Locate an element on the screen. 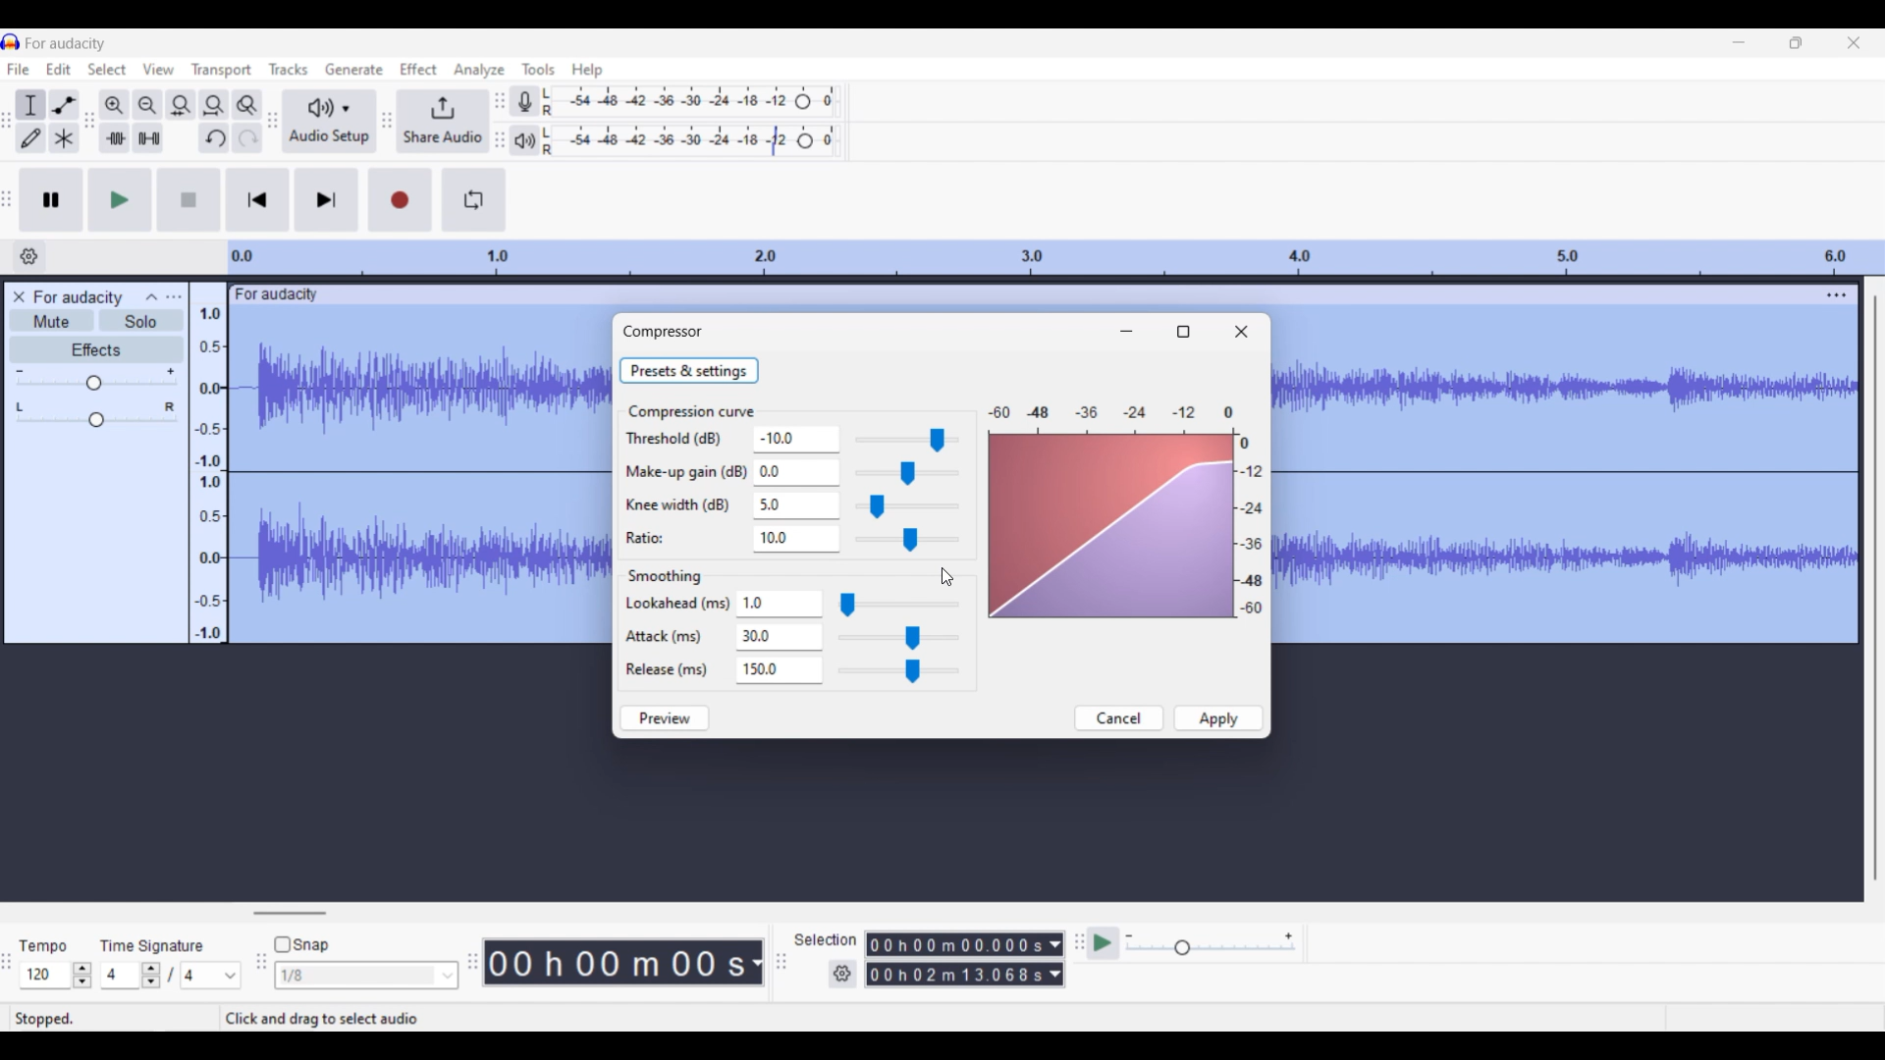 This screenshot has width=1885, height=1060. Vertical slide bar is located at coordinates (1876, 590).